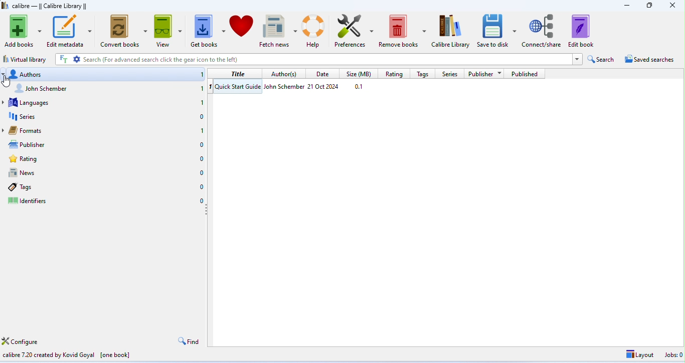  What do you see at coordinates (649, 59) in the screenshot?
I see `saved searches` at bounding box center [649, 59].